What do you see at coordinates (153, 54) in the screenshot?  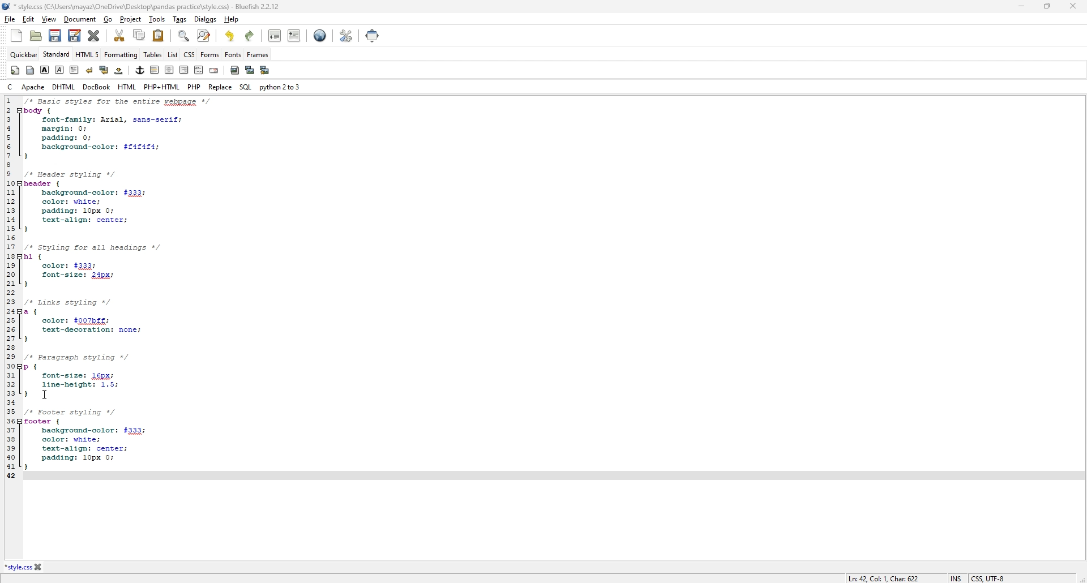 I see `tables` at bounding box center [153, 54].